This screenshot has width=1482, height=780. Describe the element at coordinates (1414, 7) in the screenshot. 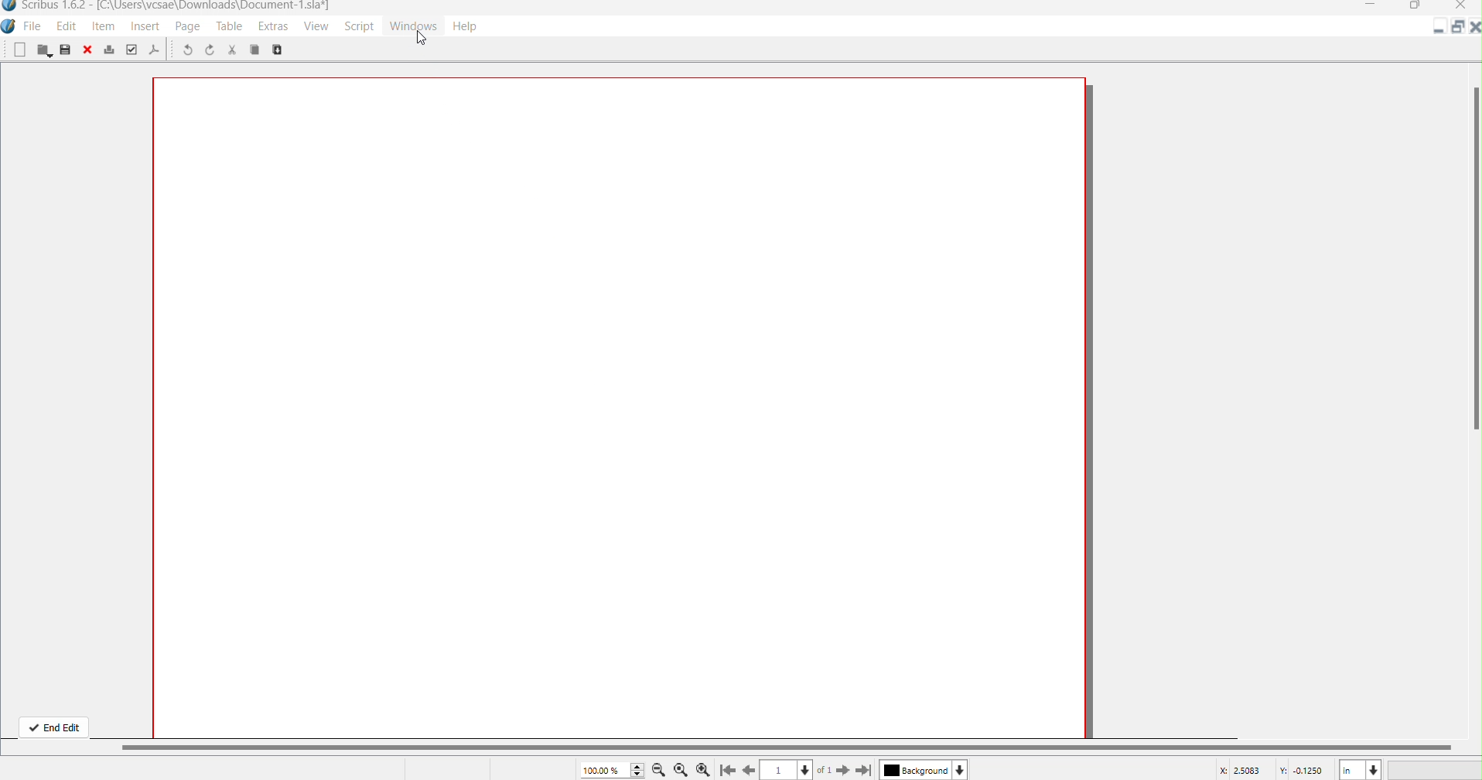

I see `Box` at that location.